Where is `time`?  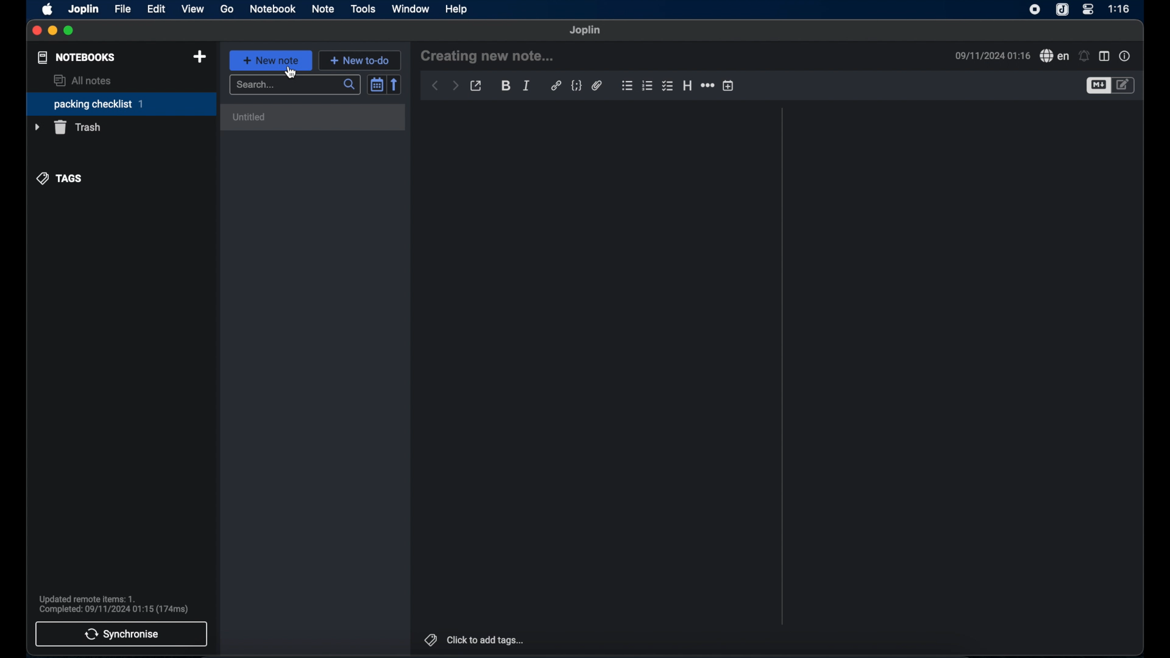 time is located at coordinates (1119, 9).